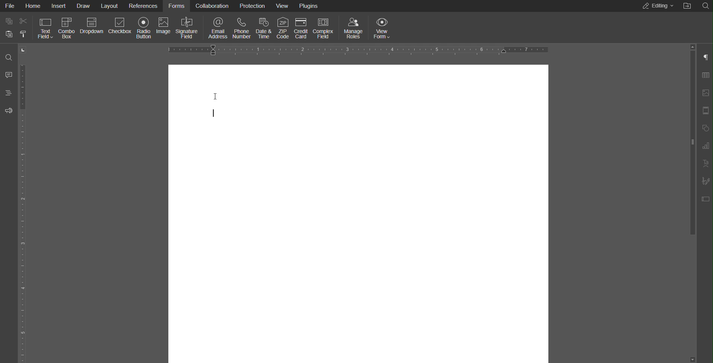 The image size is (713, 363). Describe the element at coordinates (705, 58) in the screenshot. I see `Paragraph Settings` at that location.